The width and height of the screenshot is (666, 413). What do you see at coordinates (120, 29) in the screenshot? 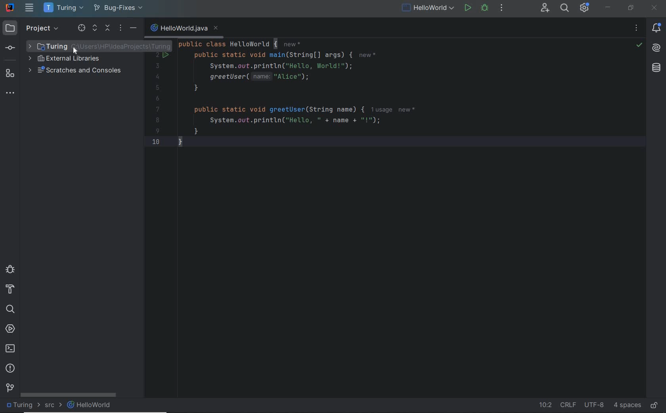
I see `options` at bounding box center [120, 29].